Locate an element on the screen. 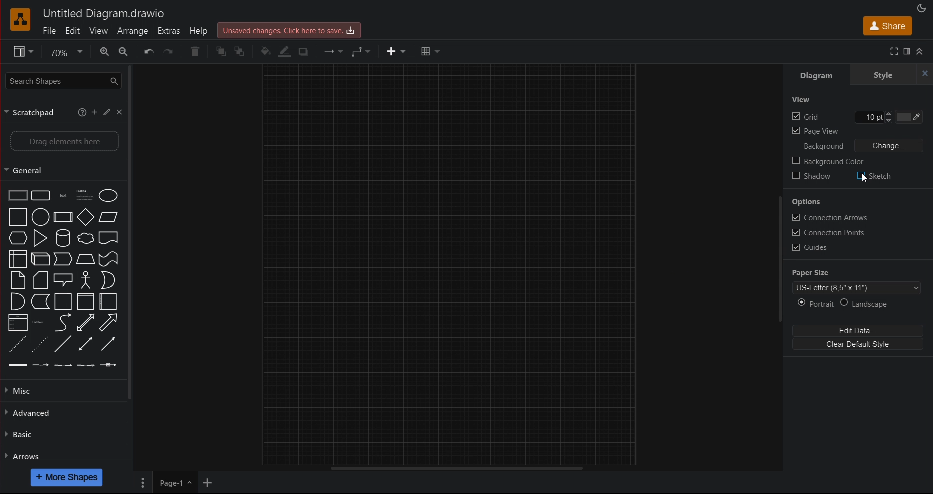 The image size is (933, 494). Scrollbar is located at coordinates (455, 467).